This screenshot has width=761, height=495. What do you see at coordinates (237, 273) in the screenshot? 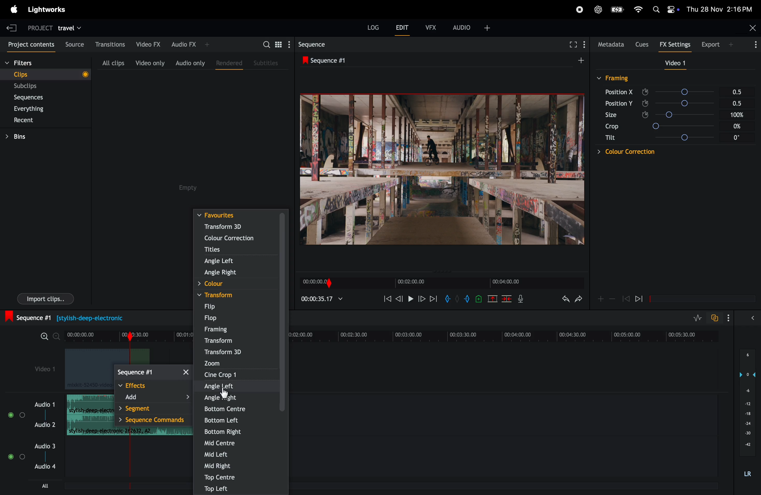
I see `angle right` at bounding box center [237, 273].